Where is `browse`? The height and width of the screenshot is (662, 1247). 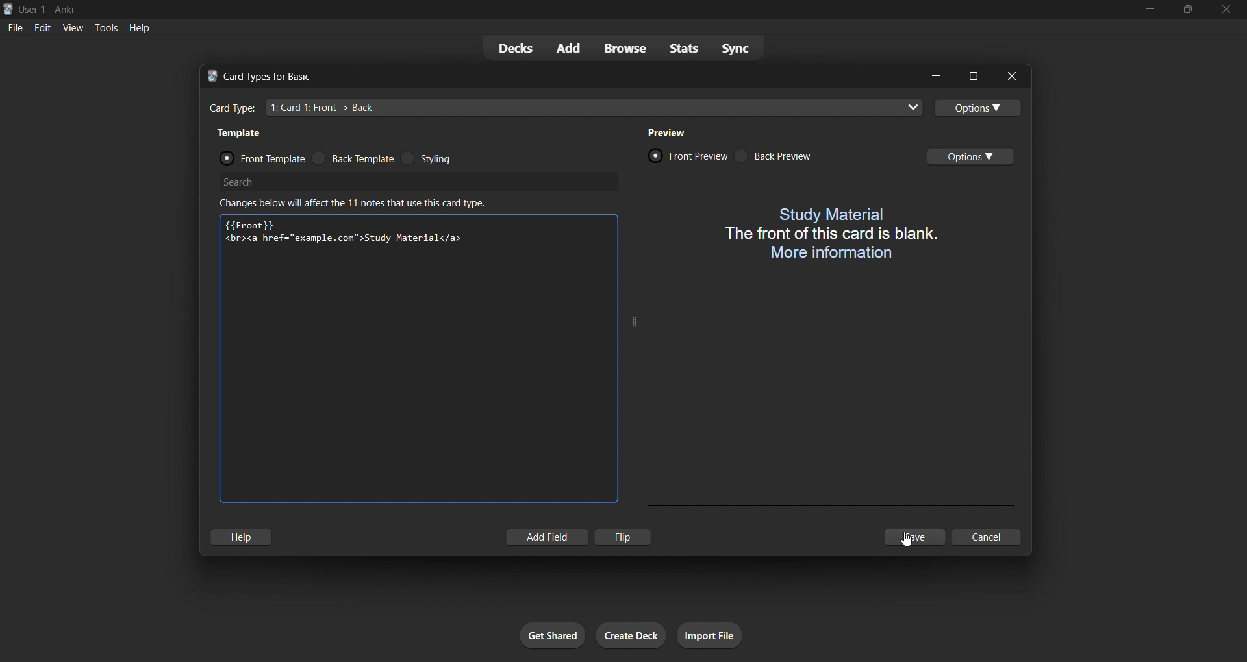 browse is located at coordinates (621, 48).